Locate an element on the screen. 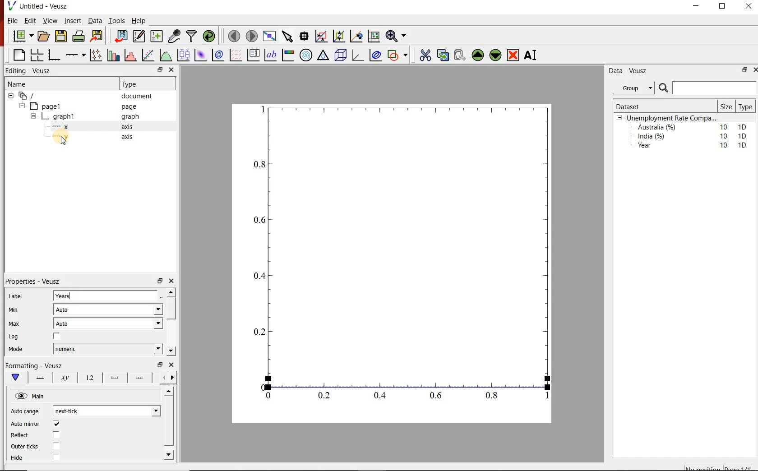 The width and height of the screenshot is (758, 471). move right is located at coordinates (172, 378).